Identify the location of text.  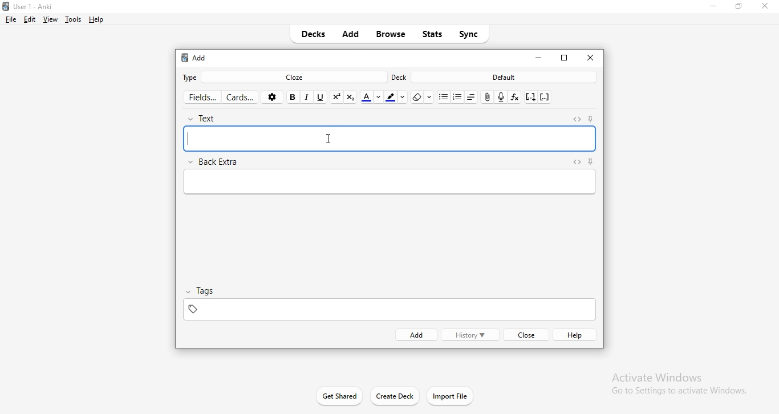
(209, 116).